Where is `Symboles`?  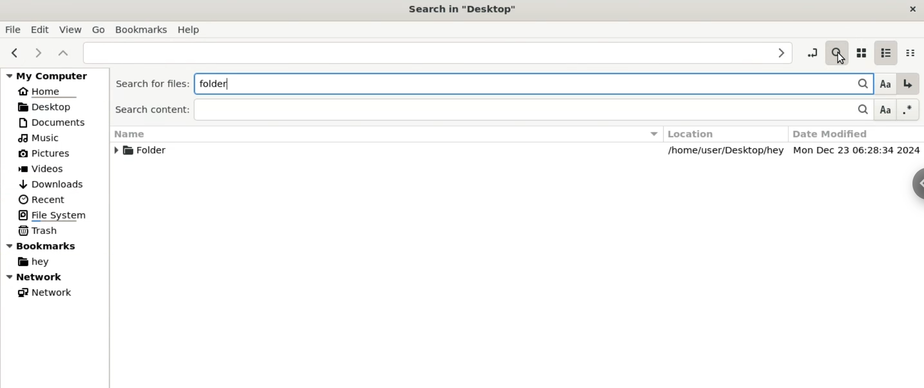 Symboles is located at coordinates (909, 109).